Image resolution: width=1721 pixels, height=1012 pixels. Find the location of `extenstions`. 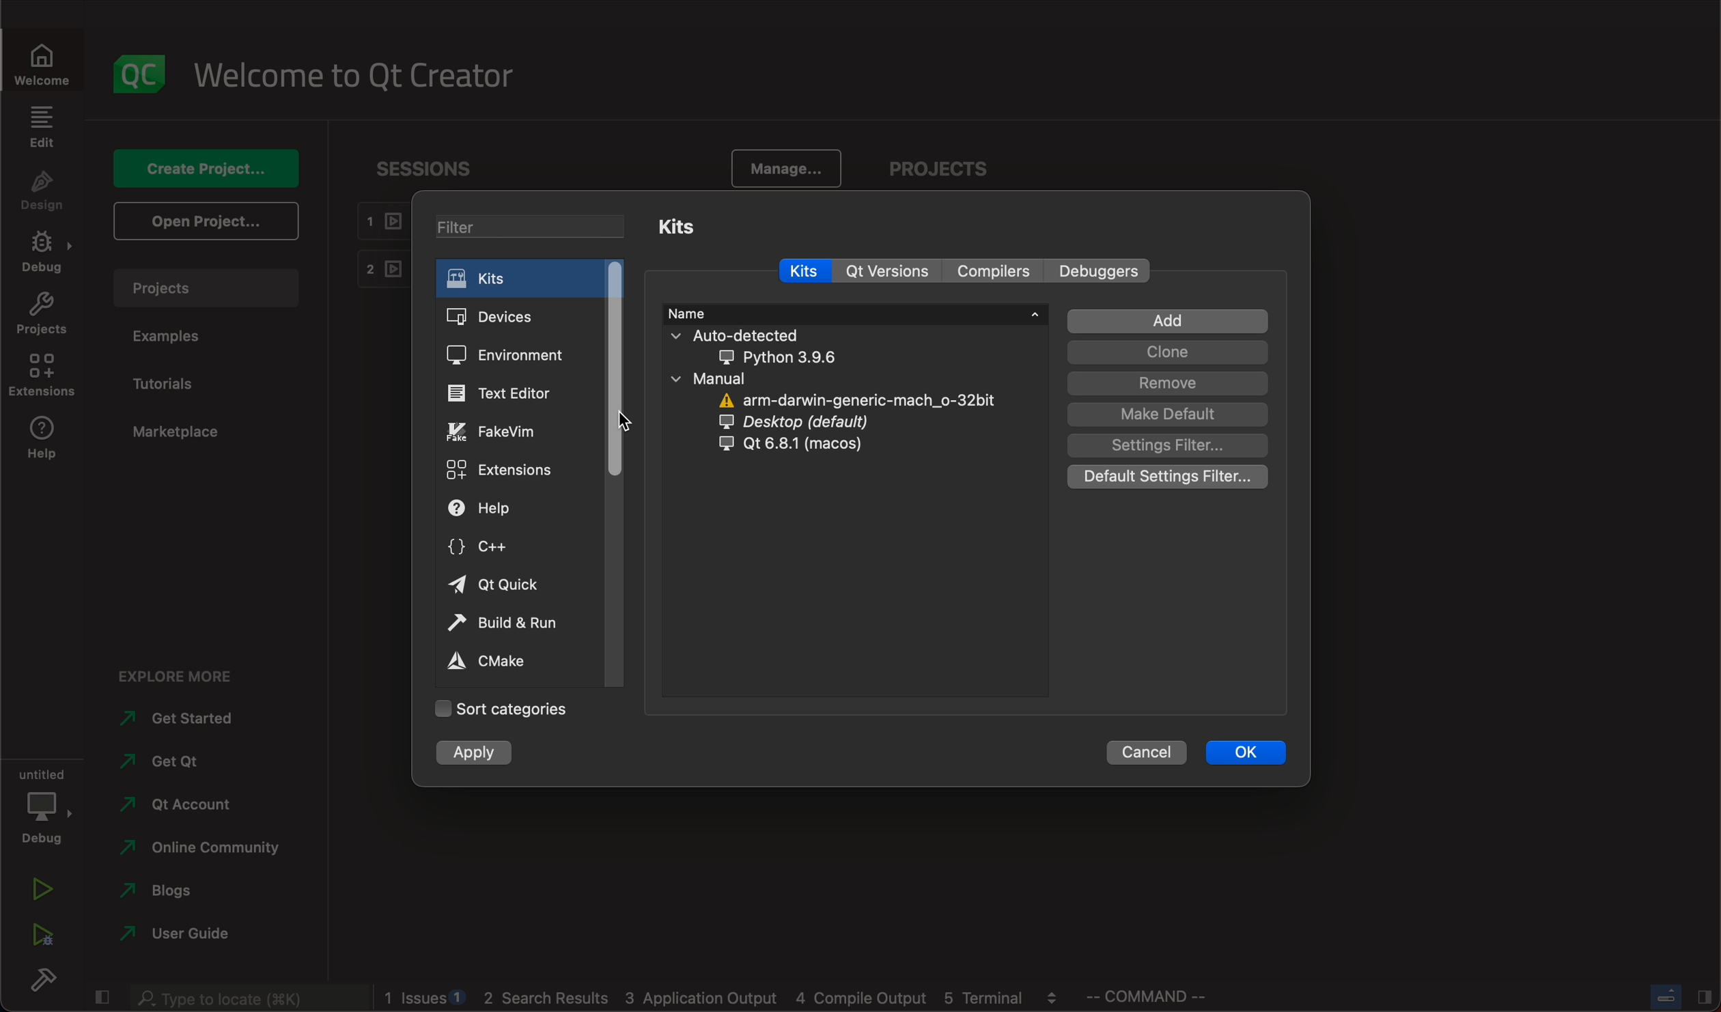

extenstions is located at coordinates (40, 374).